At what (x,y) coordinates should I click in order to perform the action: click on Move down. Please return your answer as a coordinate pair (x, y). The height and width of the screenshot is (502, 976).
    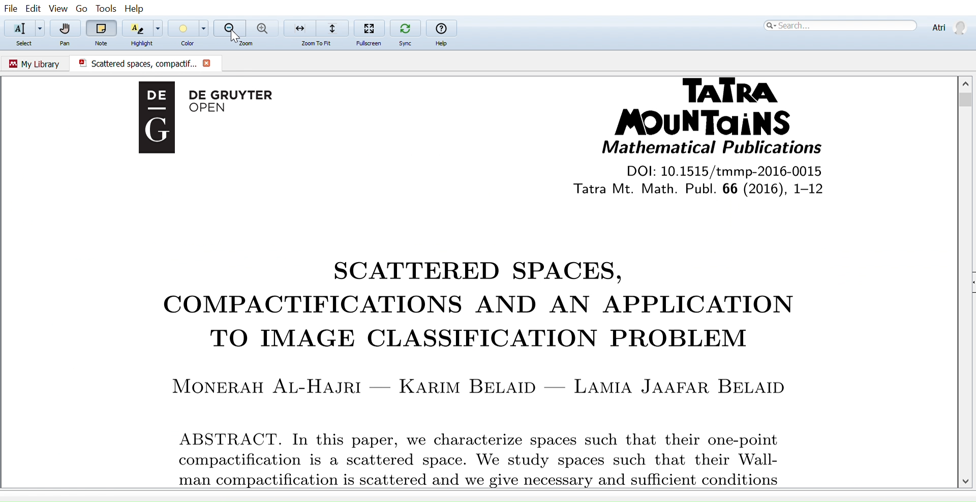
    Looking at the image, I should click on (967, 481).